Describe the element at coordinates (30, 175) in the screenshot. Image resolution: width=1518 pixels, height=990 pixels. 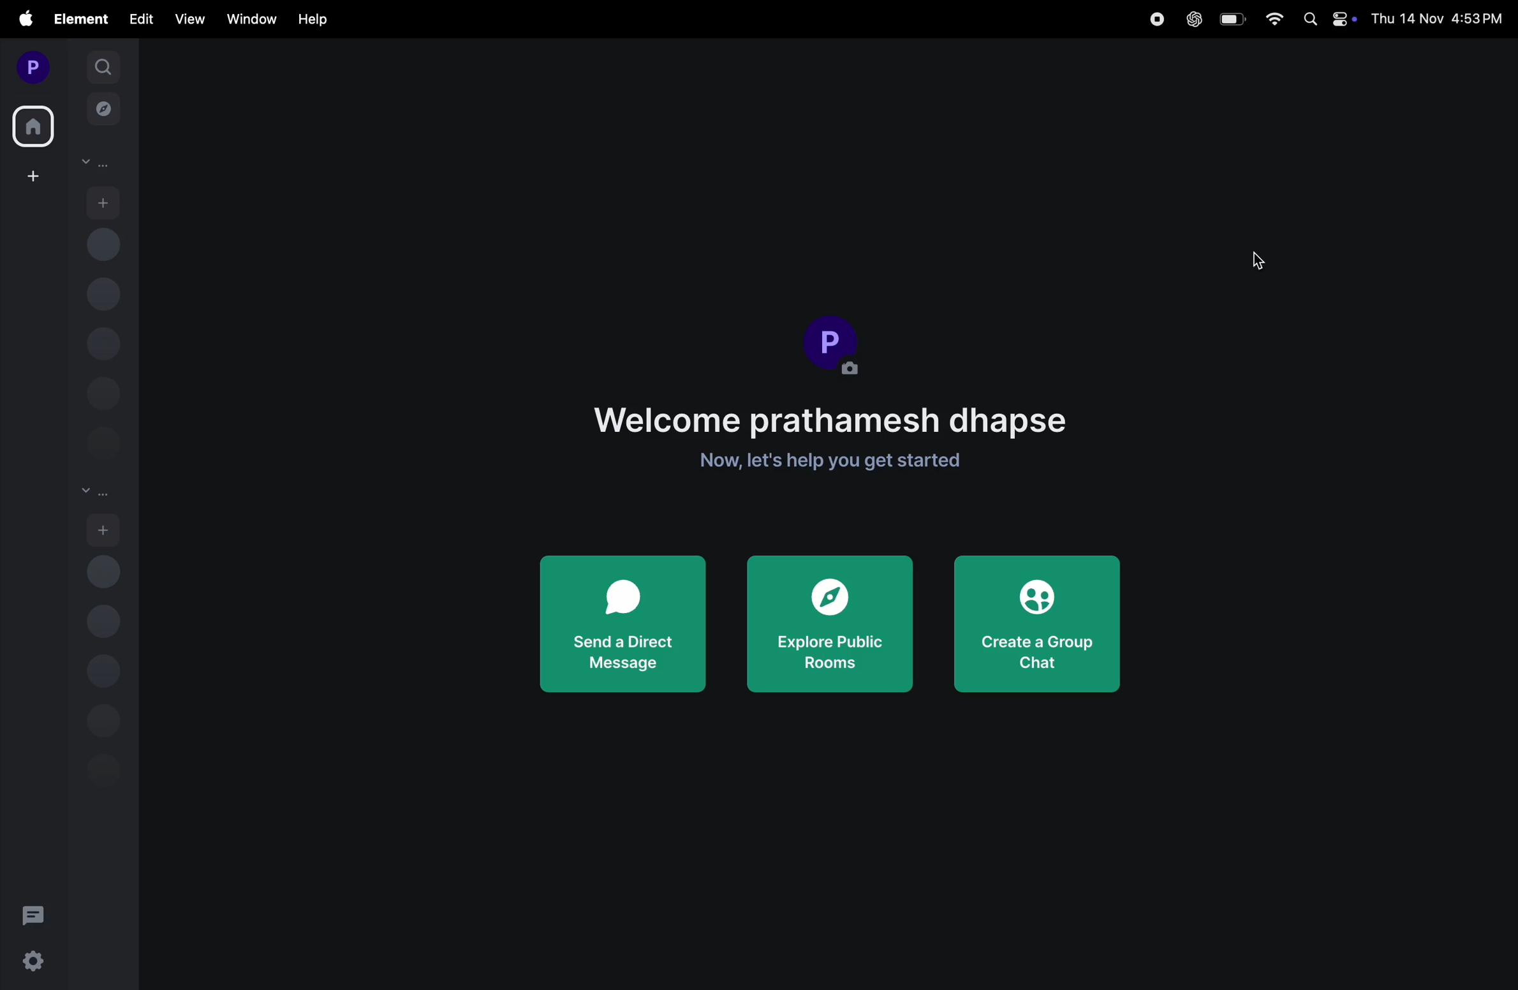
I see `create workspace` at that location.